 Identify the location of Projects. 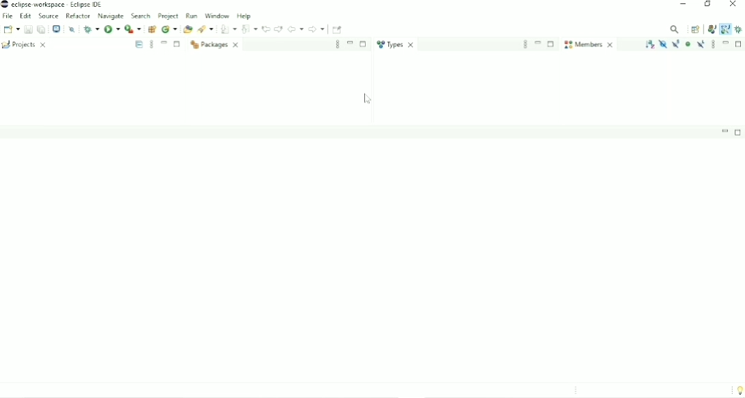
(28, 44).